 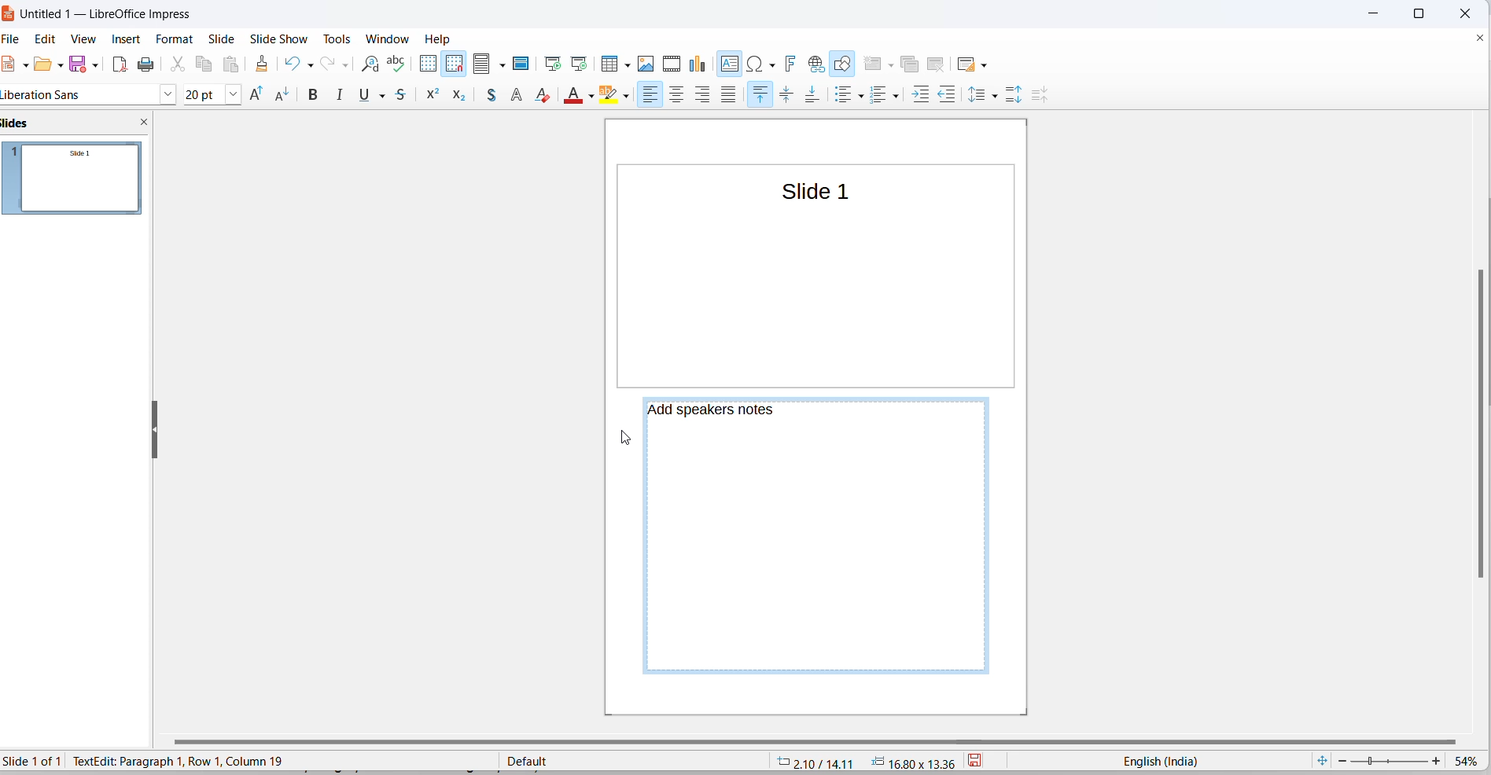 What do you see at coordinates (79, 63) in the screenshot?
I see `save` at bounding box center [79, 63].